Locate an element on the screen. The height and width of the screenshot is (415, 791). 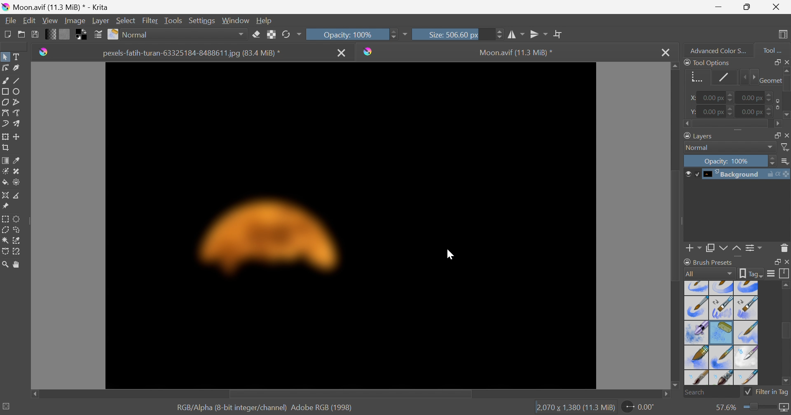
Opacity: 100% is located at coordinates (351, 35).